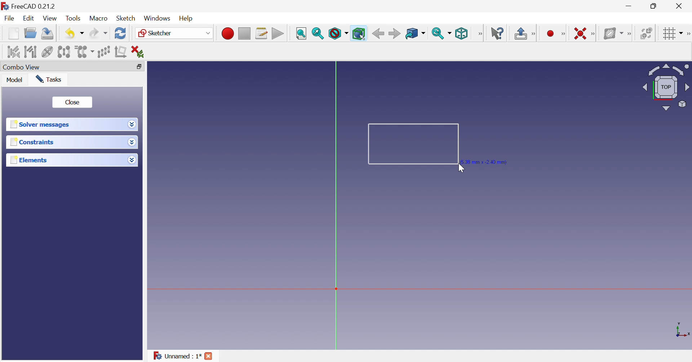 This screenshot has height=362, width=692. I want to click on Delete all constraints, so click(138, 52).